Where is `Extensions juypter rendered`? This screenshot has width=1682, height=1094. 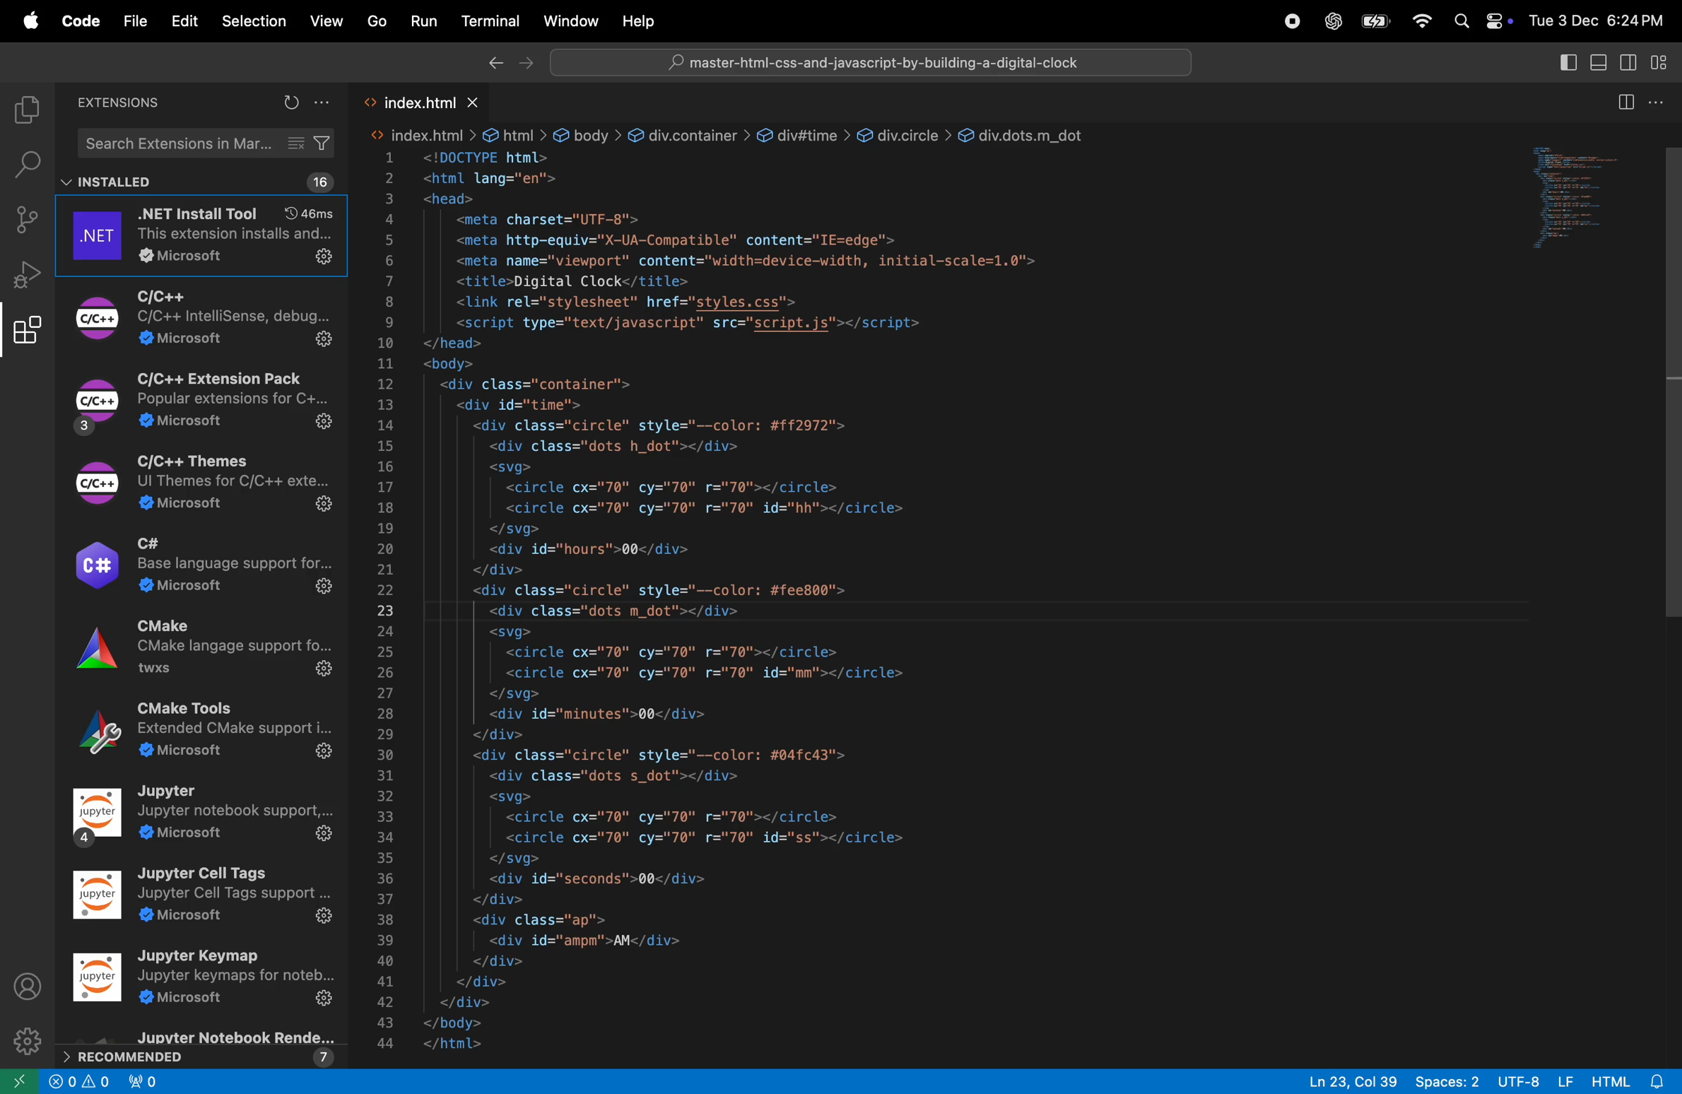 Extensions juypter rendered is located at coordinates (228, 1034).